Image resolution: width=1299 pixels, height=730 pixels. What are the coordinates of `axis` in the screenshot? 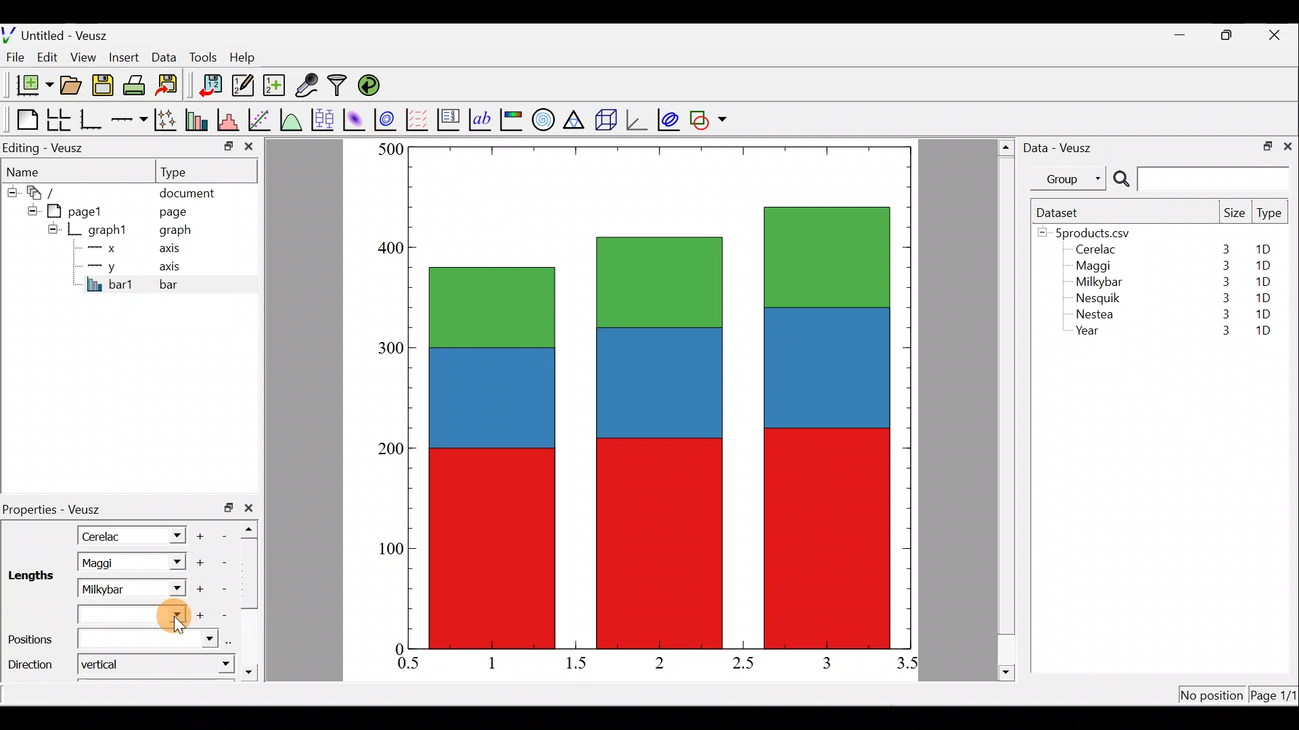 It's located at (174, 250).